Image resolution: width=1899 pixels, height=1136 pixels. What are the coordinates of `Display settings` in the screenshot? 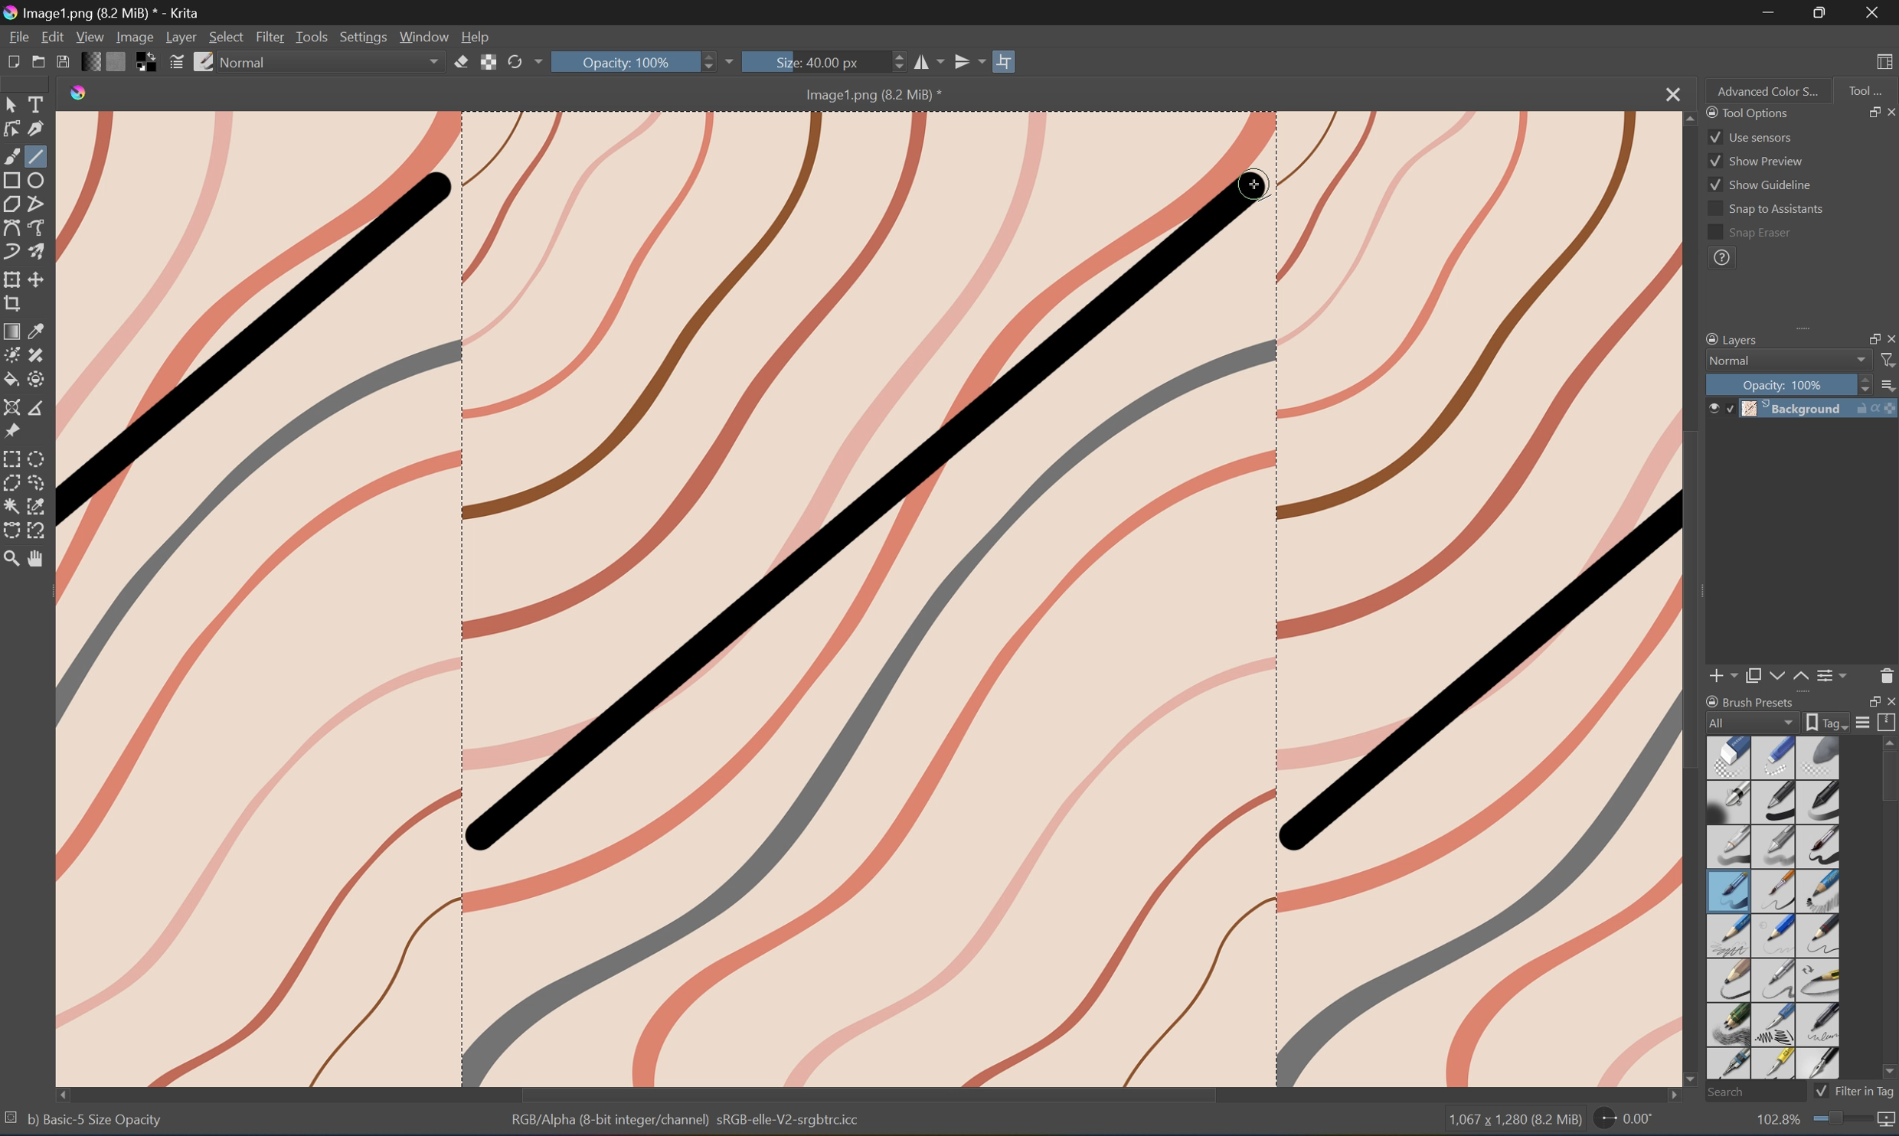 It's located at (1865, 724).